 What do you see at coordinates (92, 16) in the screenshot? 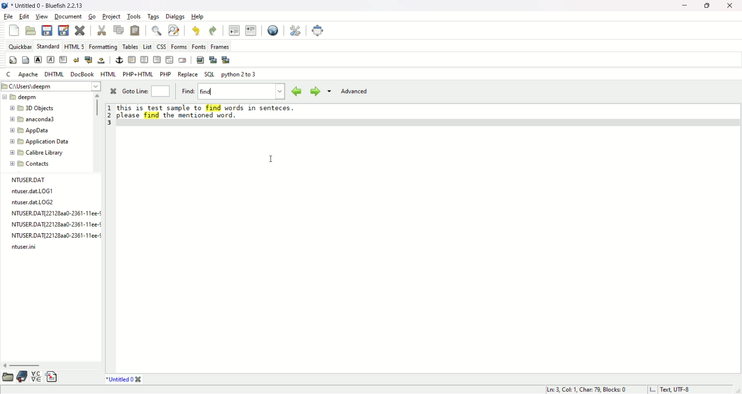
I see `go` at bounding box center [92, 16].